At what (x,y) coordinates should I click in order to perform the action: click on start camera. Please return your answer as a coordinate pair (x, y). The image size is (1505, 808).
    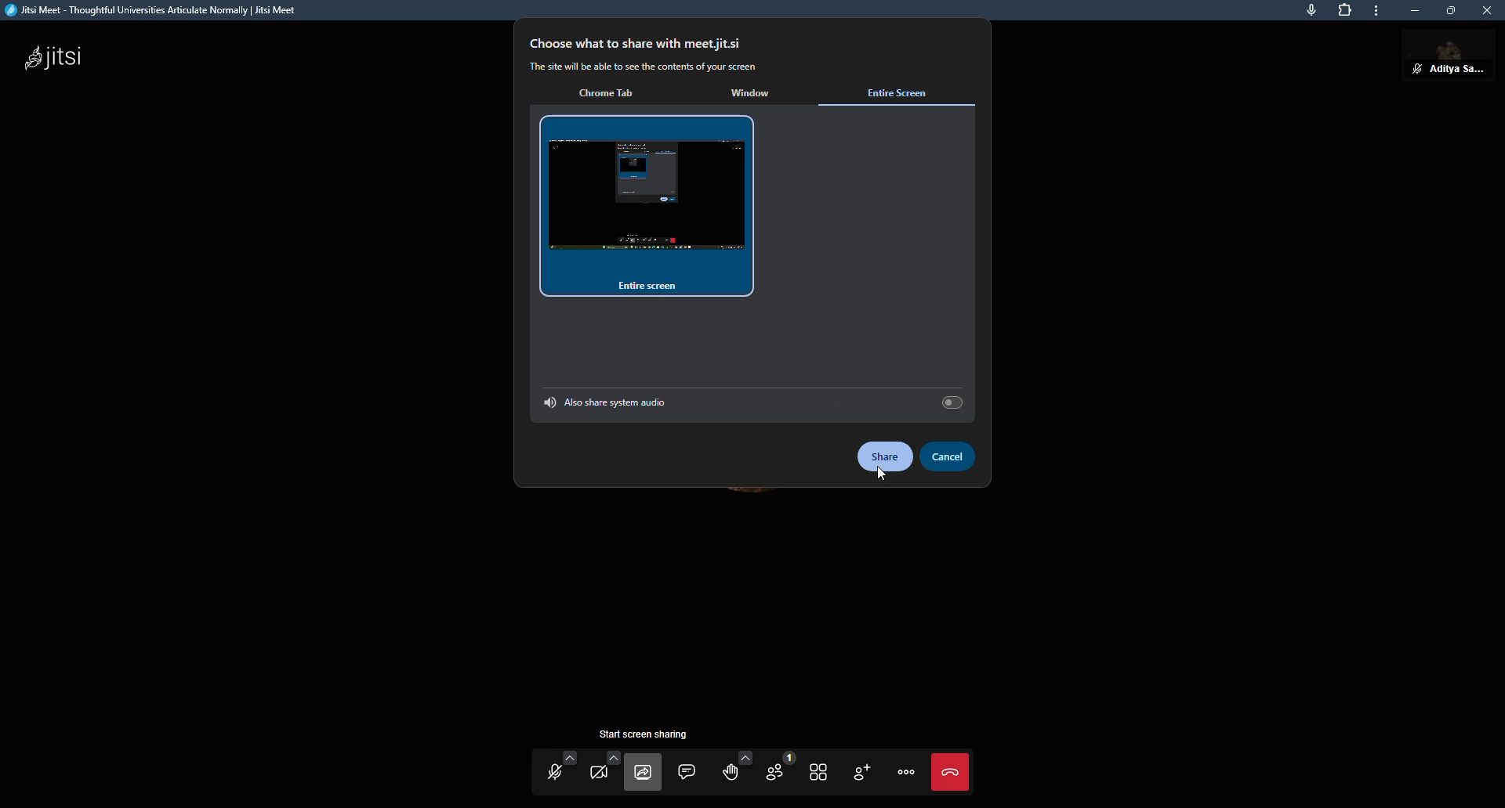
    Looking at the image, I should click on (603, 777).